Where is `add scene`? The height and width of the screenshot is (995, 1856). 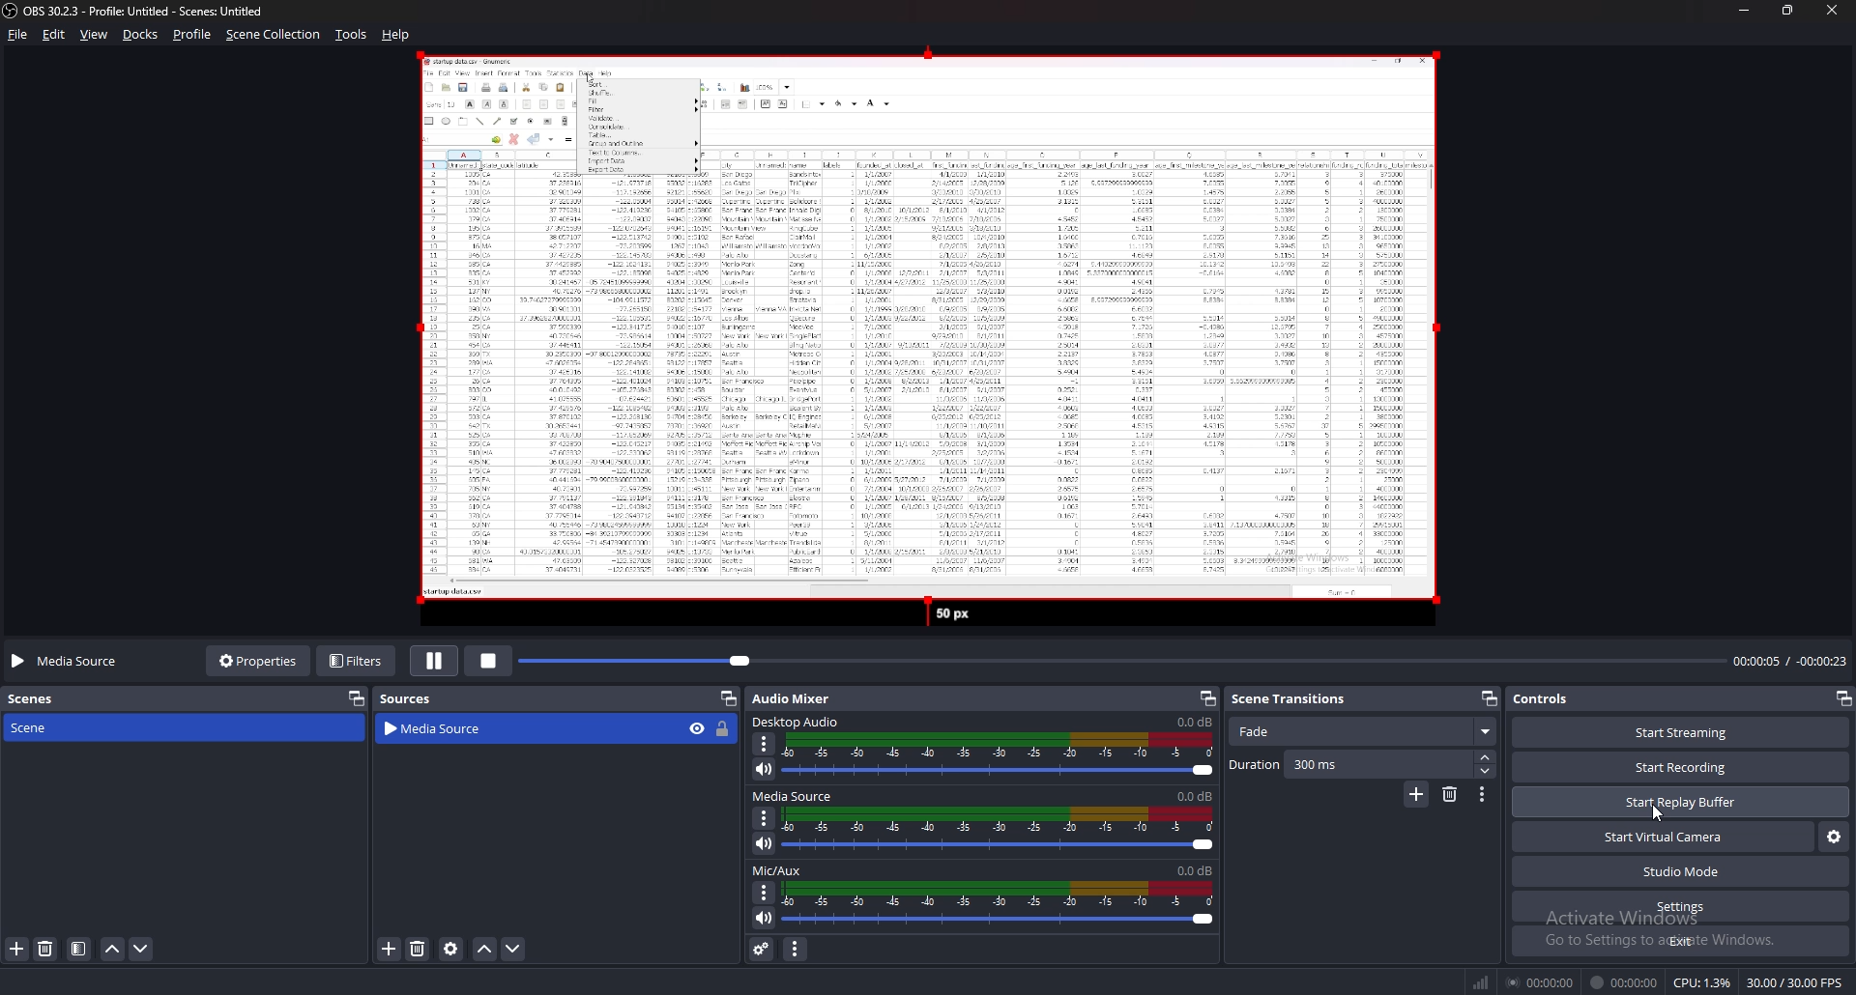
add scene is located at coordinates (17, 950).